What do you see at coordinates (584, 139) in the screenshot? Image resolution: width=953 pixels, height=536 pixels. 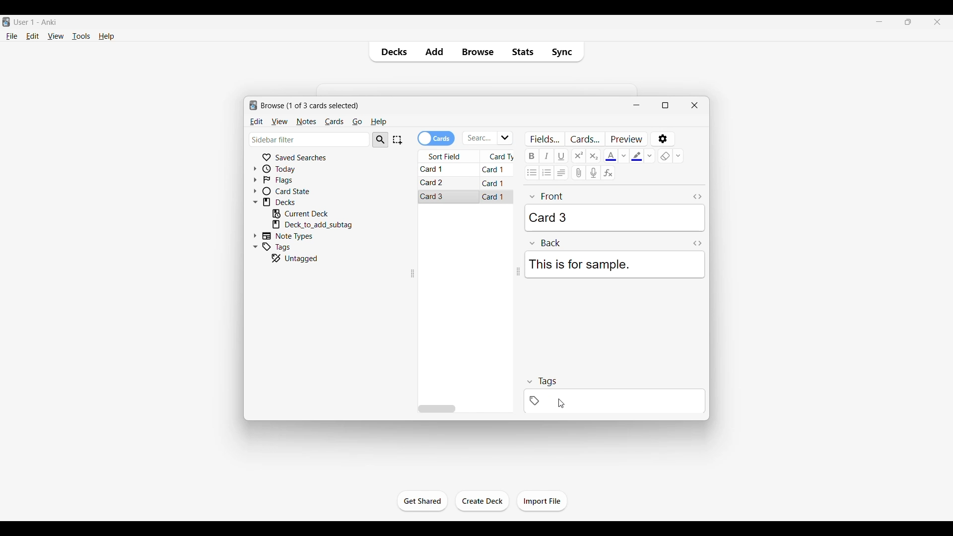 I see `Customize card templates` at bounding box center [584, 139].